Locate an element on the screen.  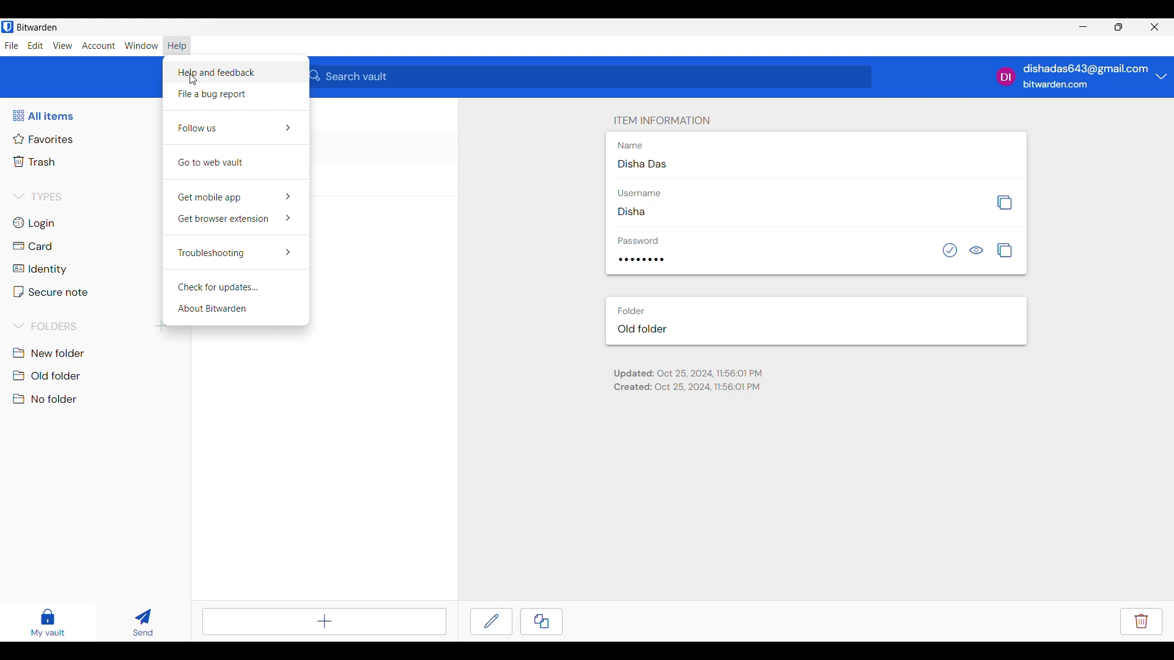
Minimize is located at coordinates (1084, 26).